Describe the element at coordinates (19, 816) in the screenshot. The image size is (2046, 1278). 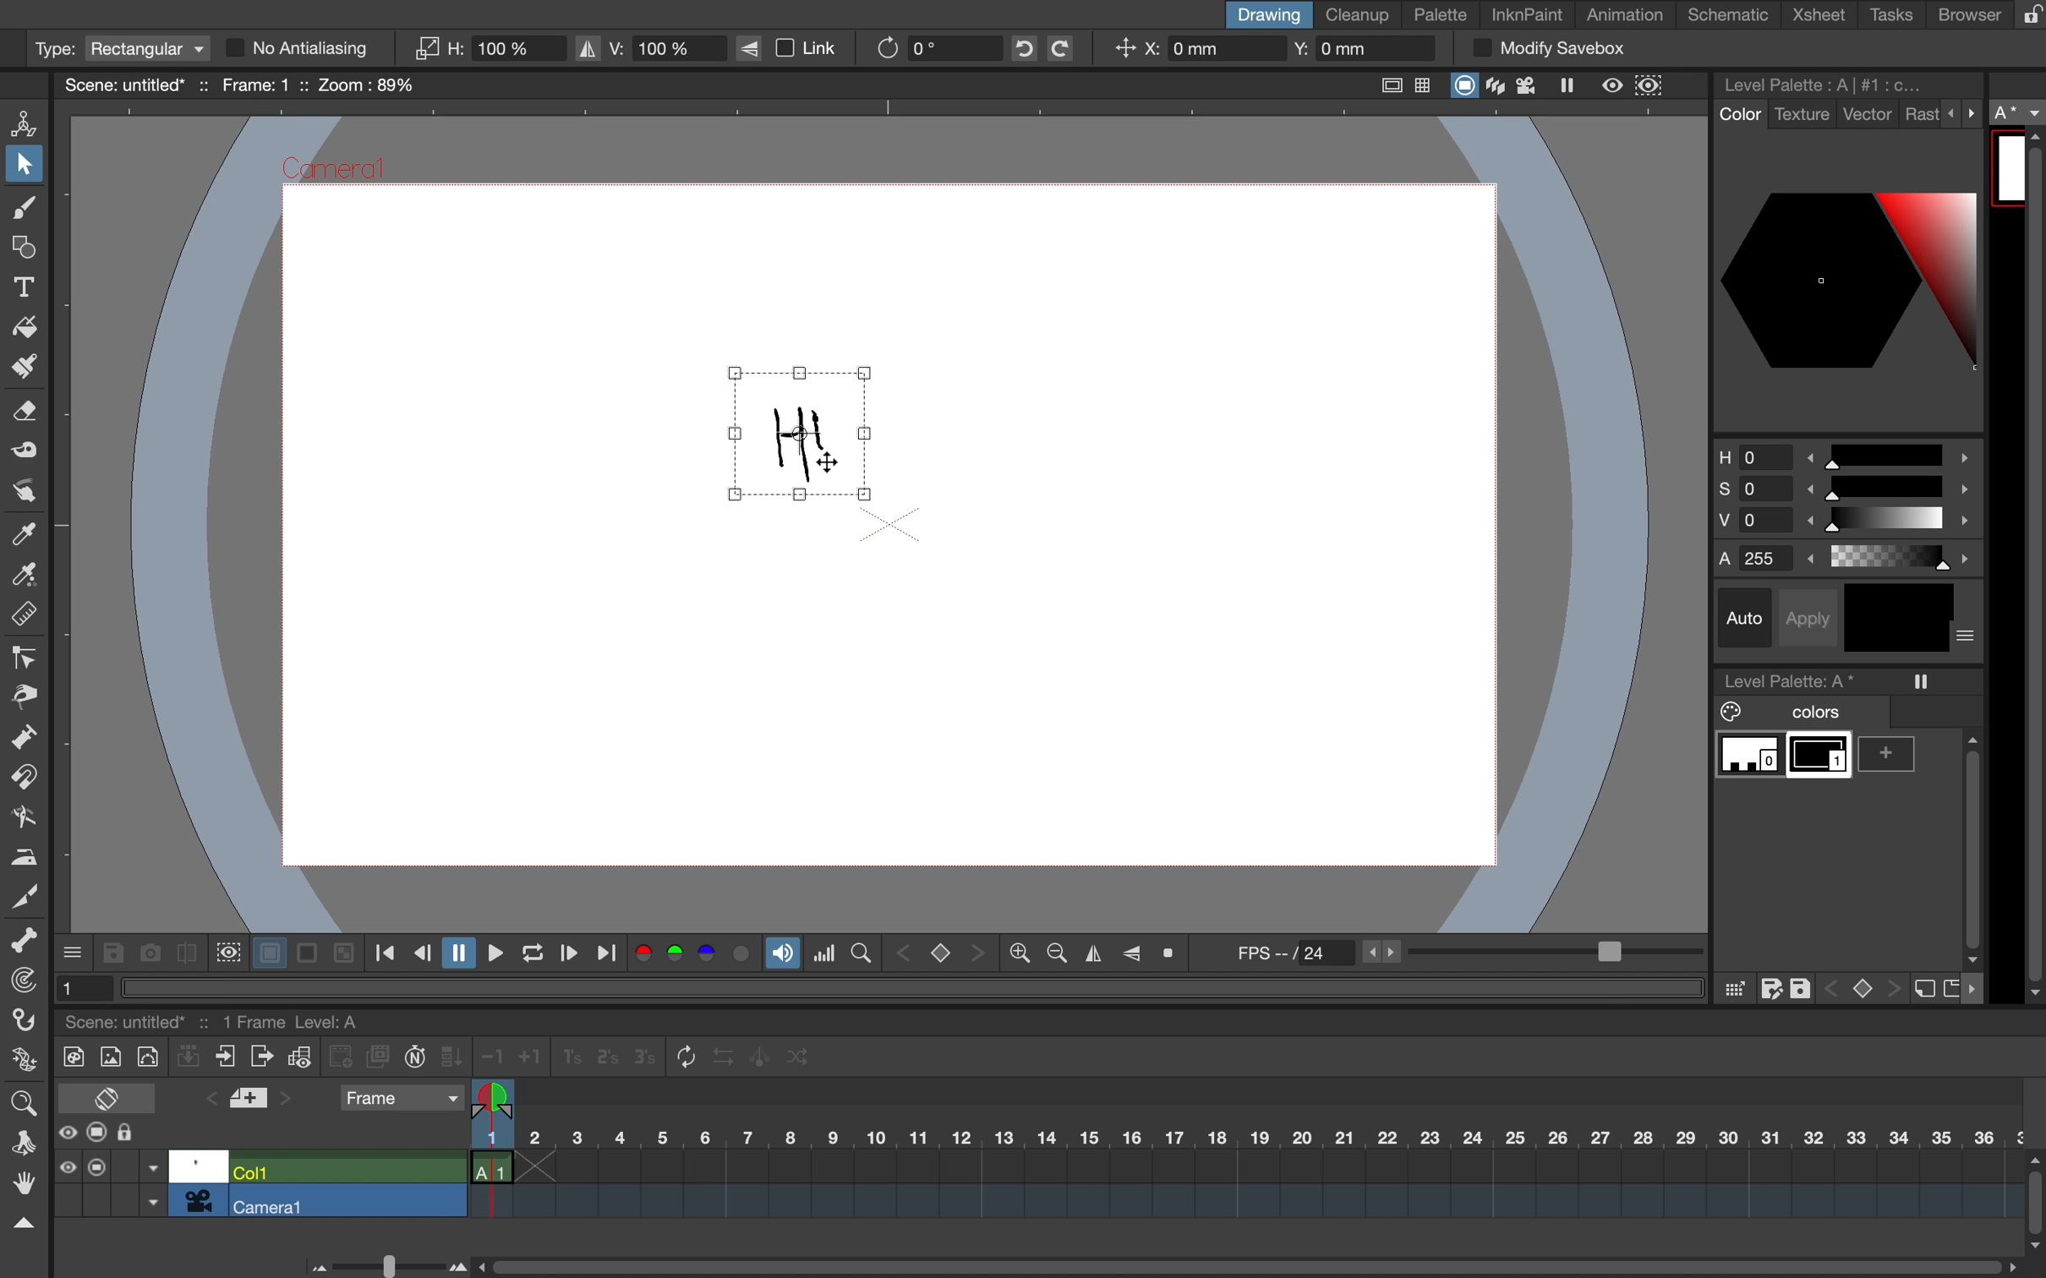
I see `bender tool` at that location.